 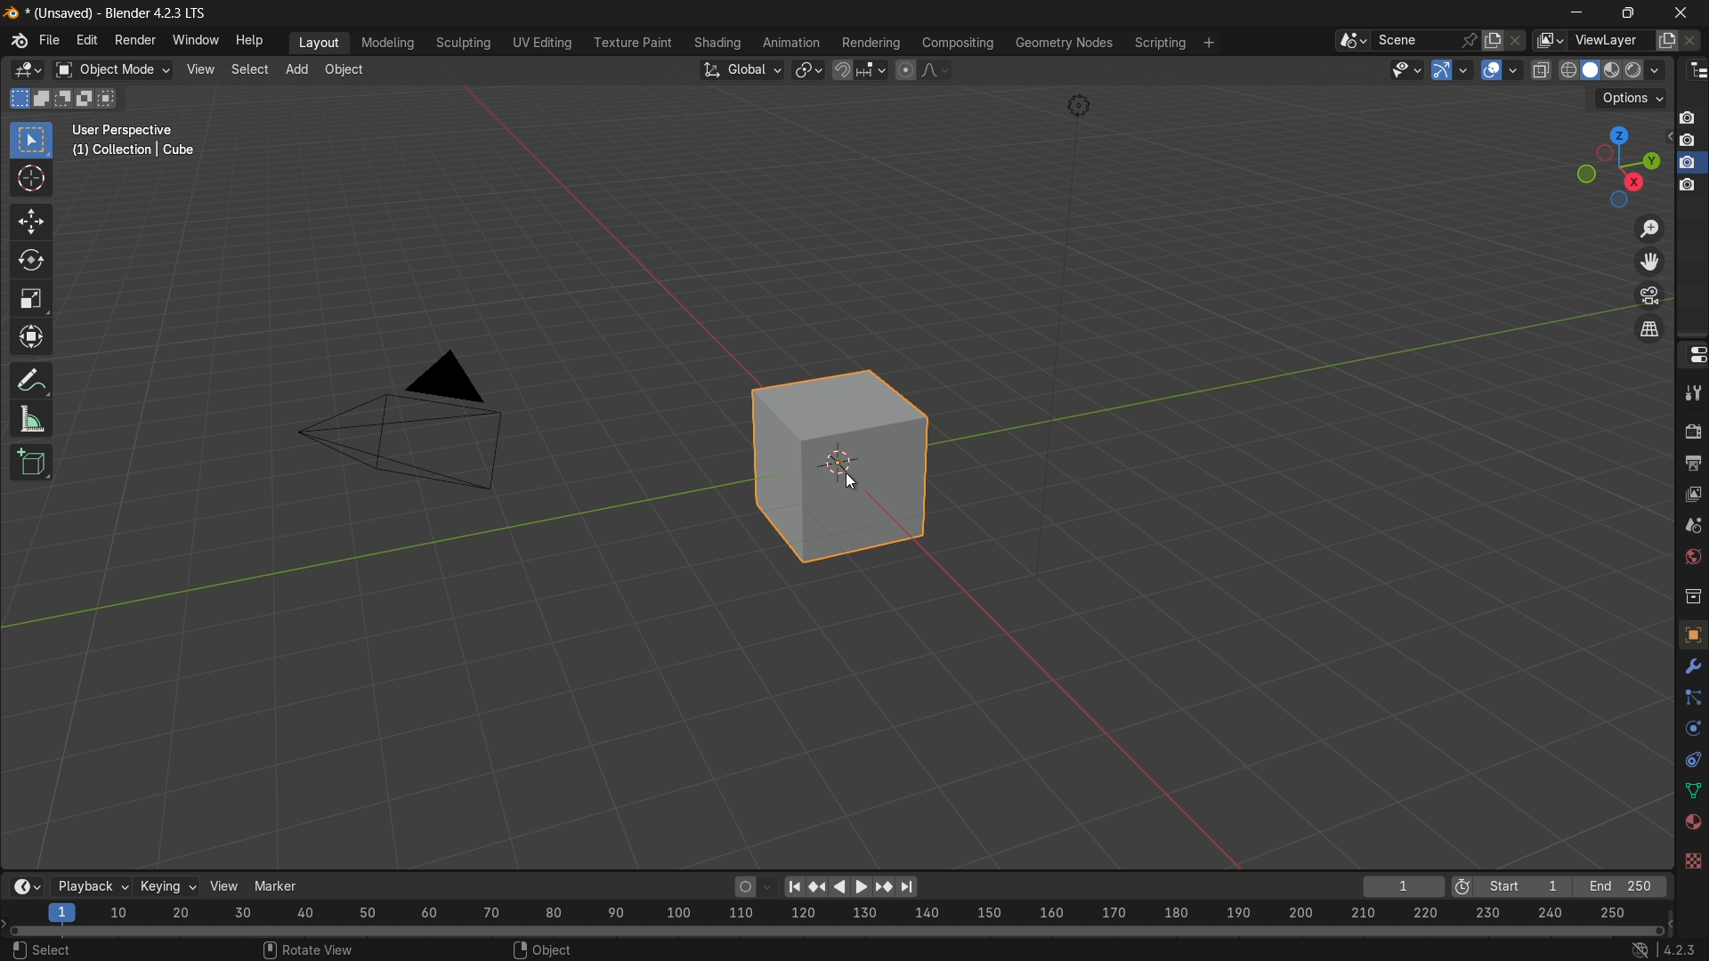 What do you see at coordinates (1697, 39) in the screenshot?
I see `remove view layer` at bounding box center [1697, 39].